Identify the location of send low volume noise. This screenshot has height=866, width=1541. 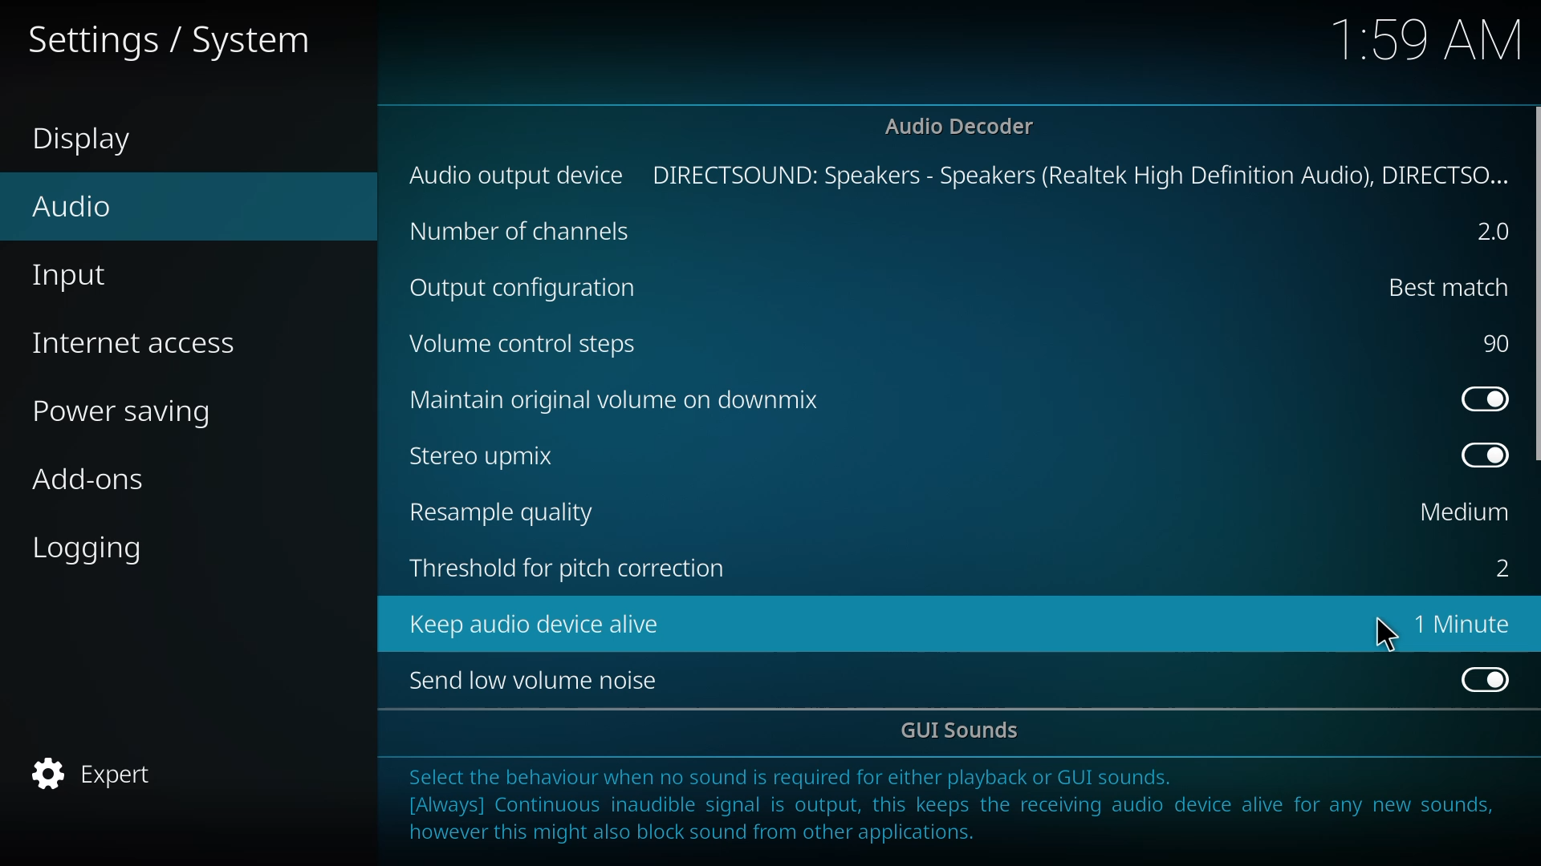
(539, 681).